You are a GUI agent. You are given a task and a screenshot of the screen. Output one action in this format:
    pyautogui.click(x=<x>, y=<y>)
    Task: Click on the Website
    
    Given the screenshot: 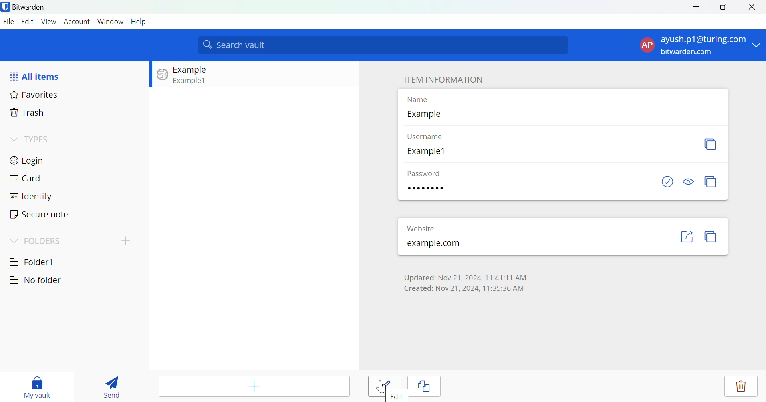 What is the action you would take?
    pyautogui.click(x=421, y=229)
    